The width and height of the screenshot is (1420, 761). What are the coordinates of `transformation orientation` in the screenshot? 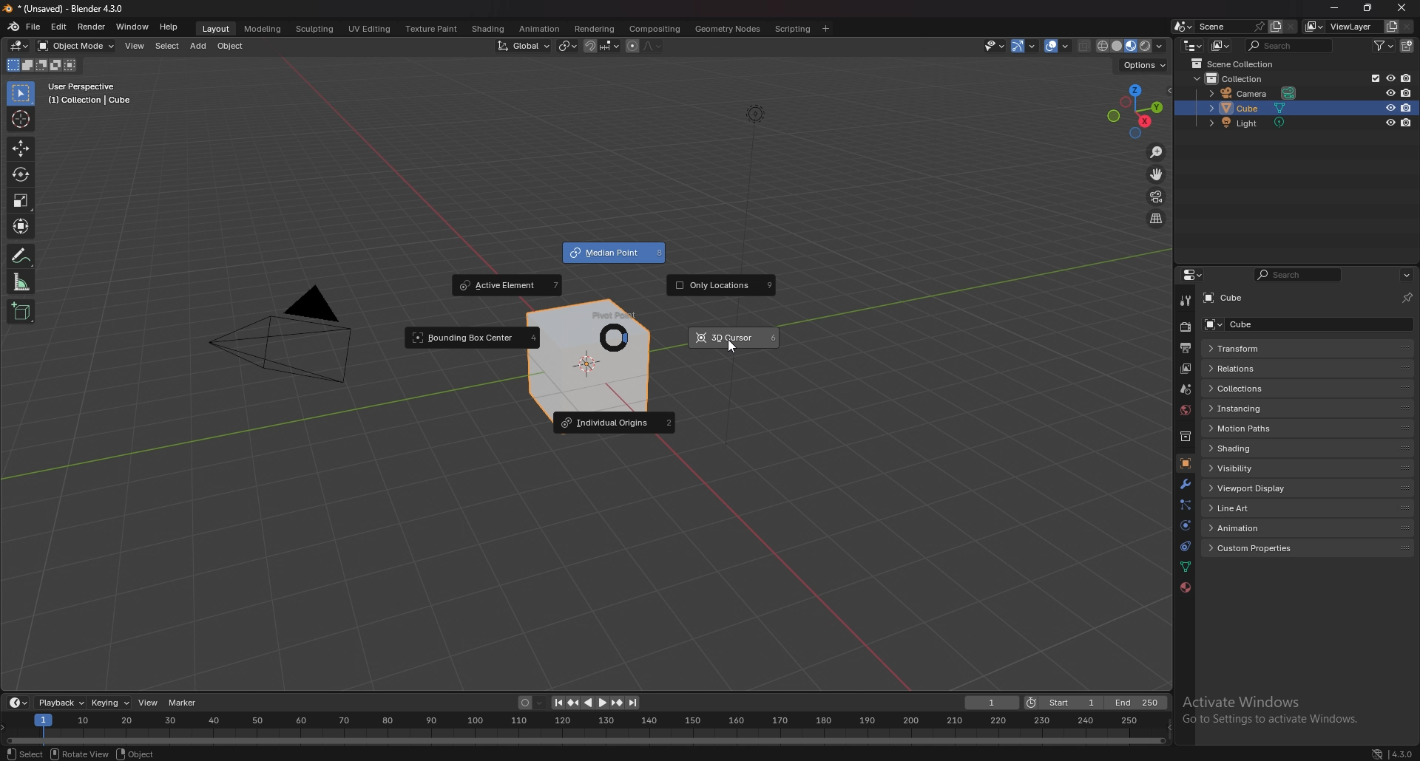 It's located at (524, 46).